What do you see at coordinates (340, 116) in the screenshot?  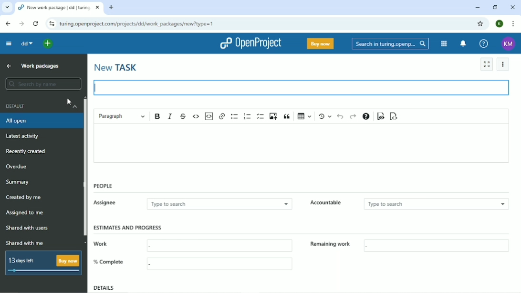 I see `Undo` at bounding box center [340, 116].